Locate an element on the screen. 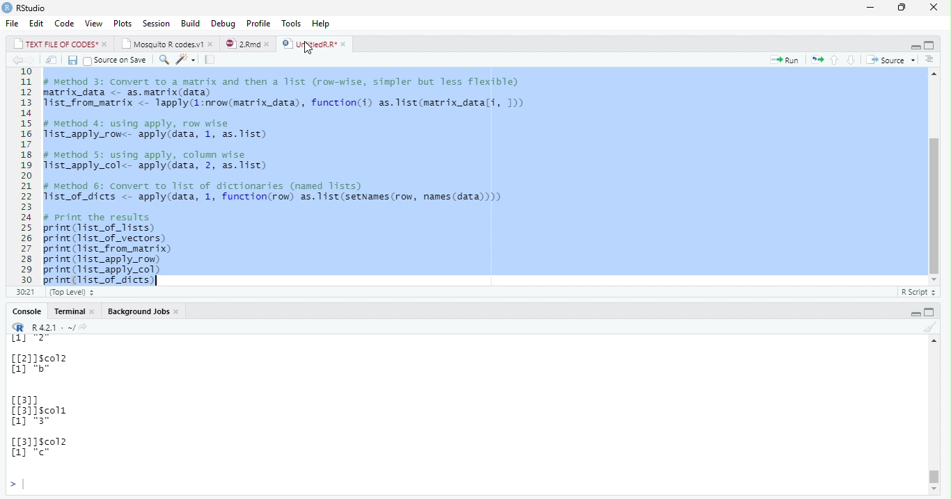 This screenshot has width=951, height=499. File is located at coordinates (14, 23).